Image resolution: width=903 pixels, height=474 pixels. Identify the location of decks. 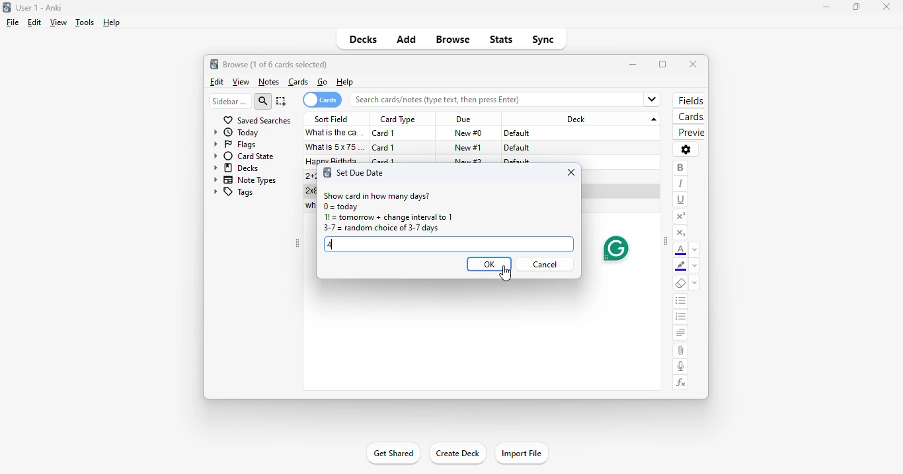
(237, 168).